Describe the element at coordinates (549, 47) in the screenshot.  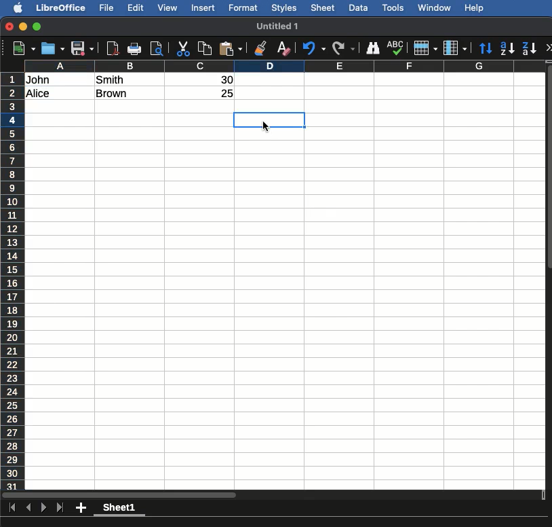
I see `More` at that location.